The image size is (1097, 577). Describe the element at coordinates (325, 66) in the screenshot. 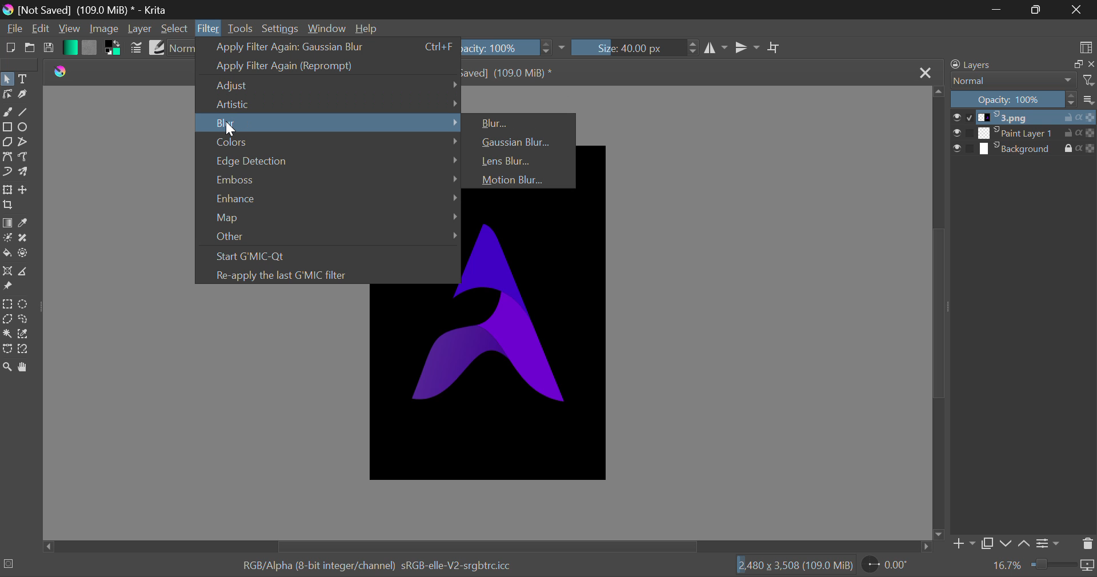

I see `Apply Filter Again` at that location.